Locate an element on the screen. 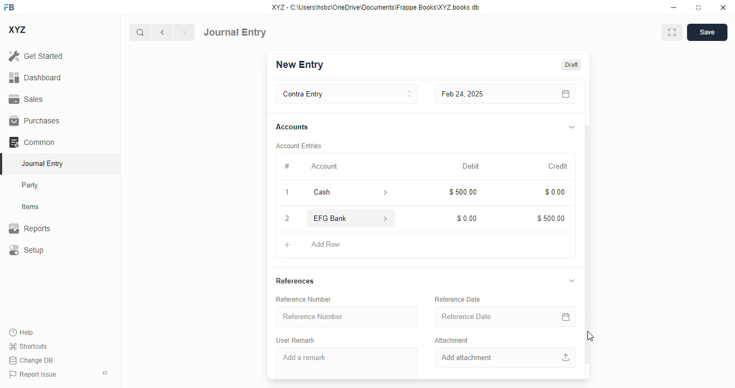 The height and width of the screenshot is (388, 735). credit is located at coordinates (558, 166).